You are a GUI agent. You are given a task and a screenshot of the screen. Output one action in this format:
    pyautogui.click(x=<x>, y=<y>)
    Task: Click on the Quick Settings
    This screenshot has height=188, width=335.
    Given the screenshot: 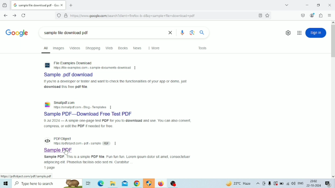 What is the action you would take?
    pyautogui.click(x=288, y=33)
    